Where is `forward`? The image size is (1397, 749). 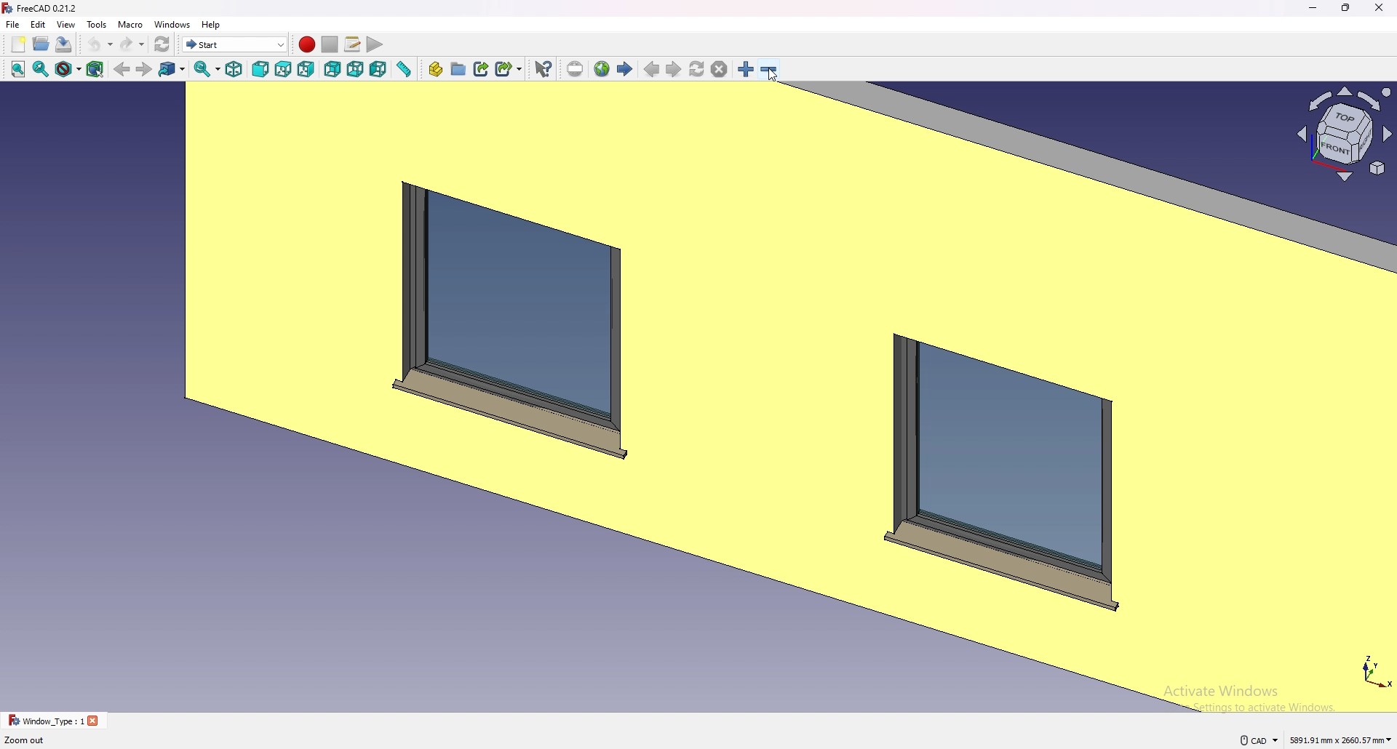 forward is located at coordinates (144, 69).